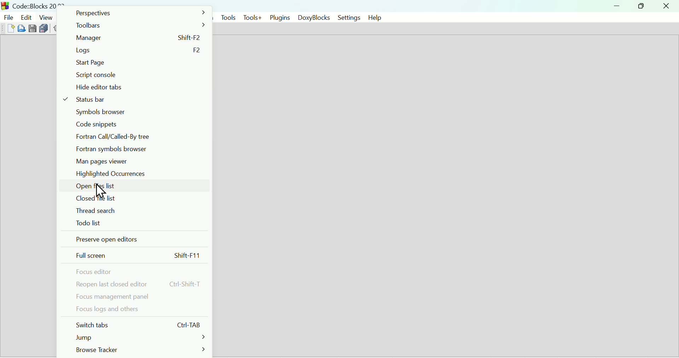  What do you see at coordinates (138, 284) in the screenshot?
I see `reopen last closed editor` at bounding box center [138, 284].